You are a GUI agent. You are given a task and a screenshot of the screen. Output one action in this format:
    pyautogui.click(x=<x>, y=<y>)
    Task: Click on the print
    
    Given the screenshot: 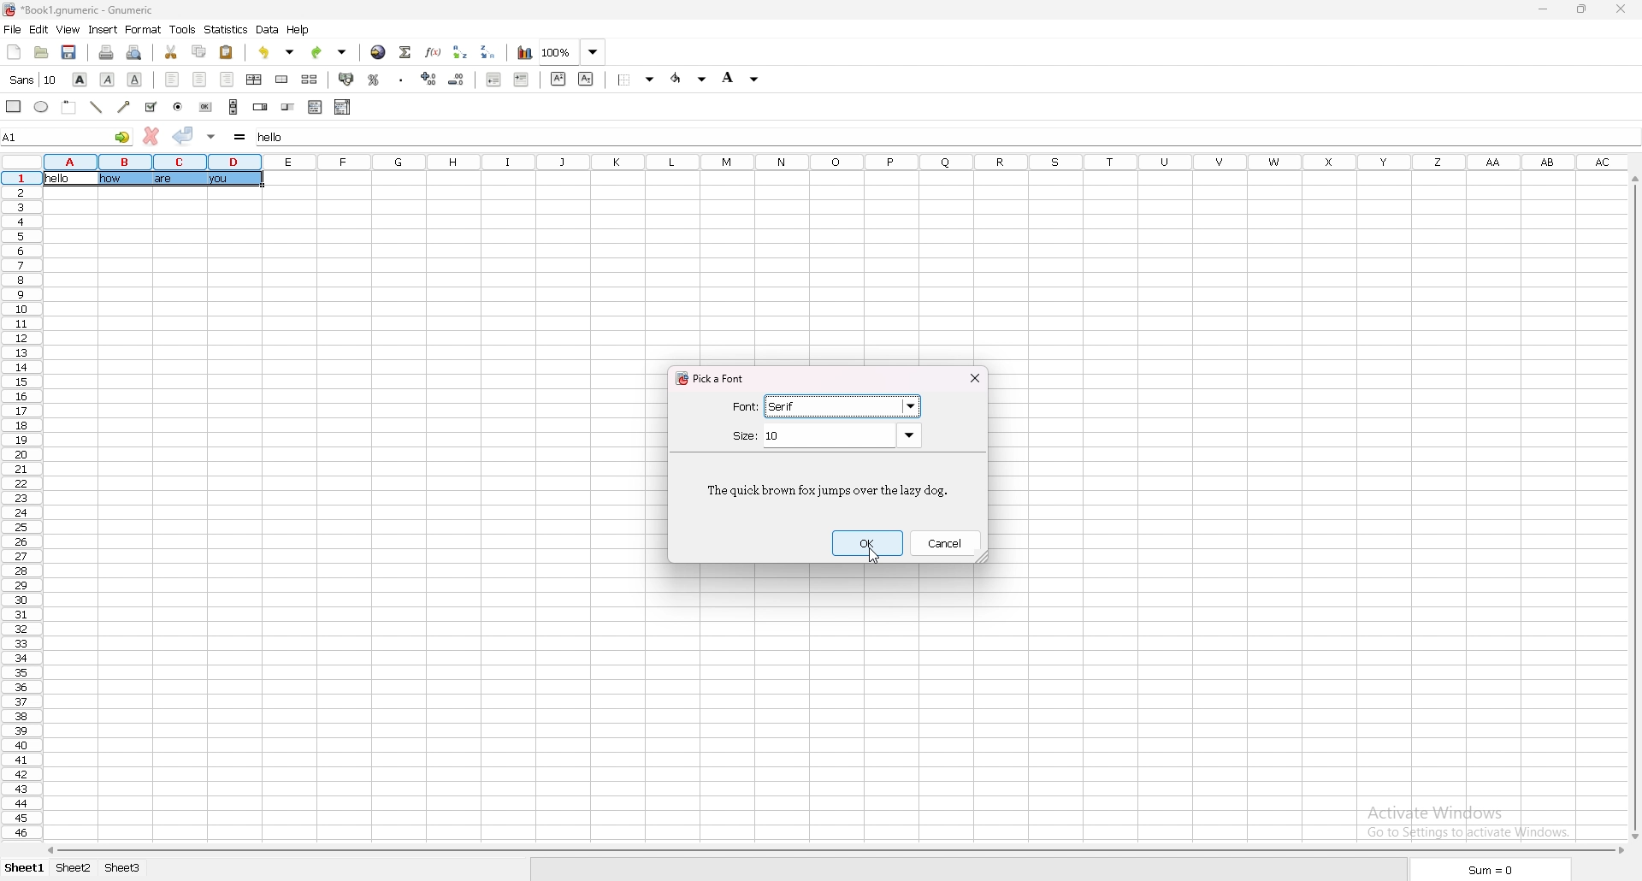 What is the action you would take?
    pyautogui.click(x=109, y=51)
    